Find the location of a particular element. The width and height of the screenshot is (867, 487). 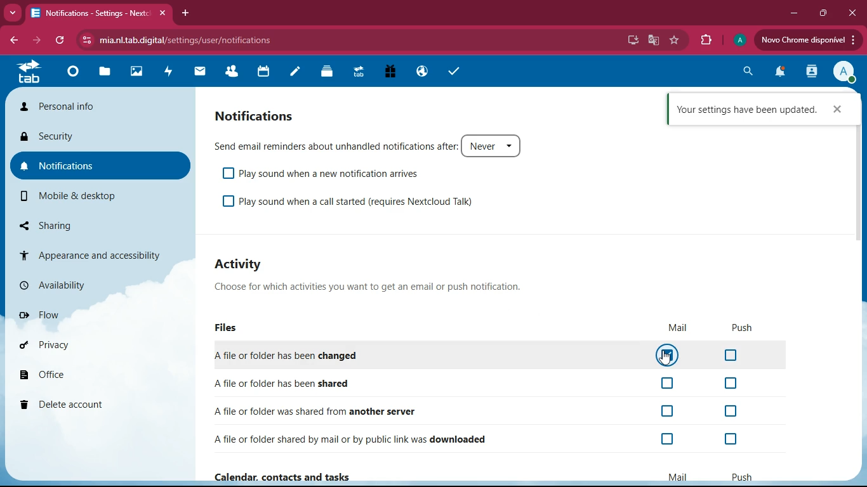

notifications is located at coordinates (95, 166).